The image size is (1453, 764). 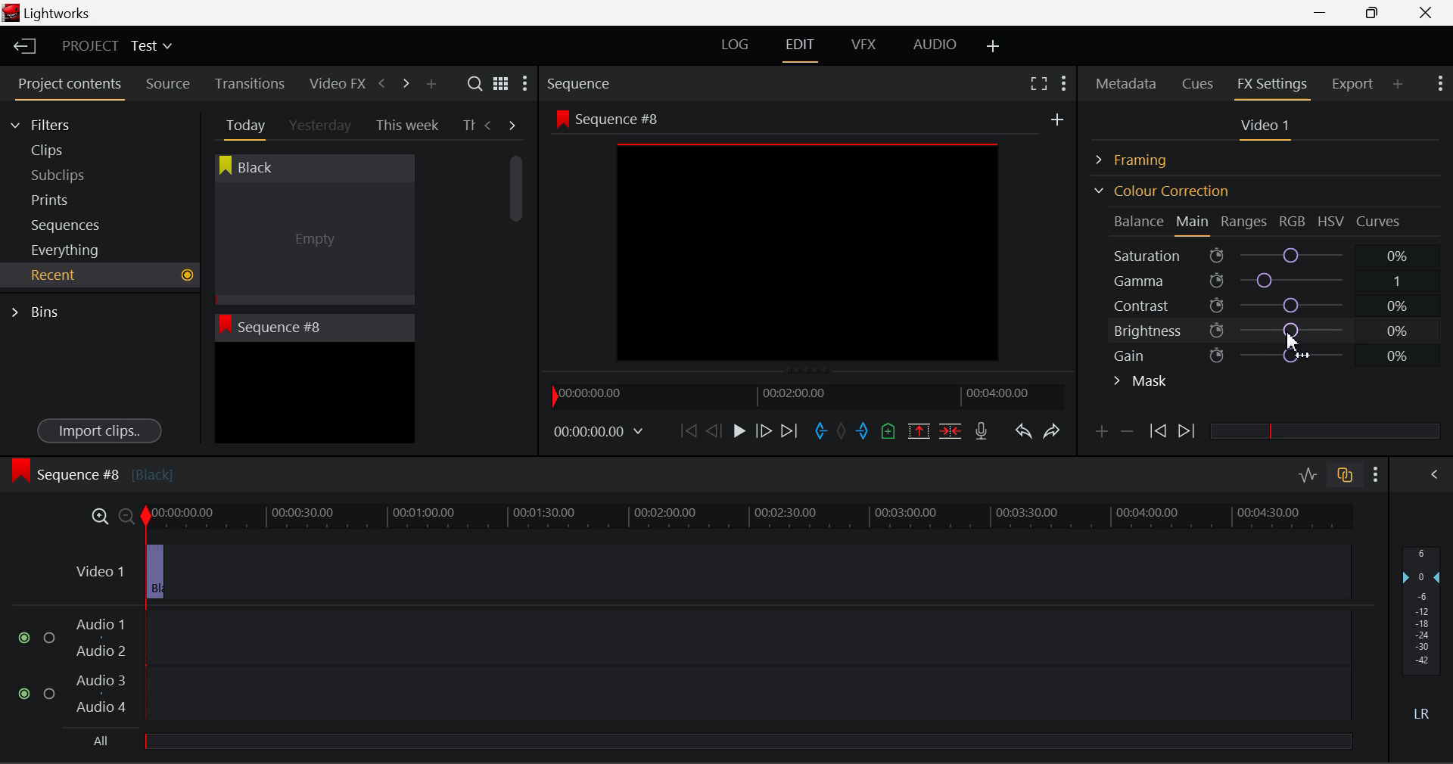 I want to click on slider, so click(x=747, y=741).